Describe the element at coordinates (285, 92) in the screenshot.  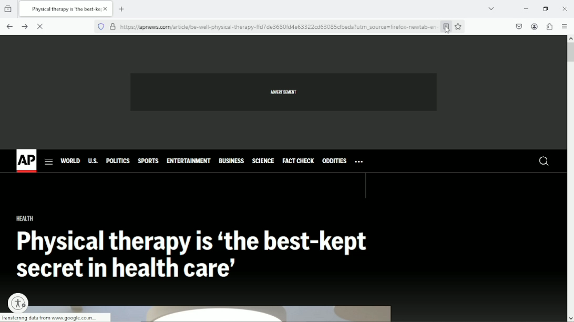
I see `advertisement` at that location.